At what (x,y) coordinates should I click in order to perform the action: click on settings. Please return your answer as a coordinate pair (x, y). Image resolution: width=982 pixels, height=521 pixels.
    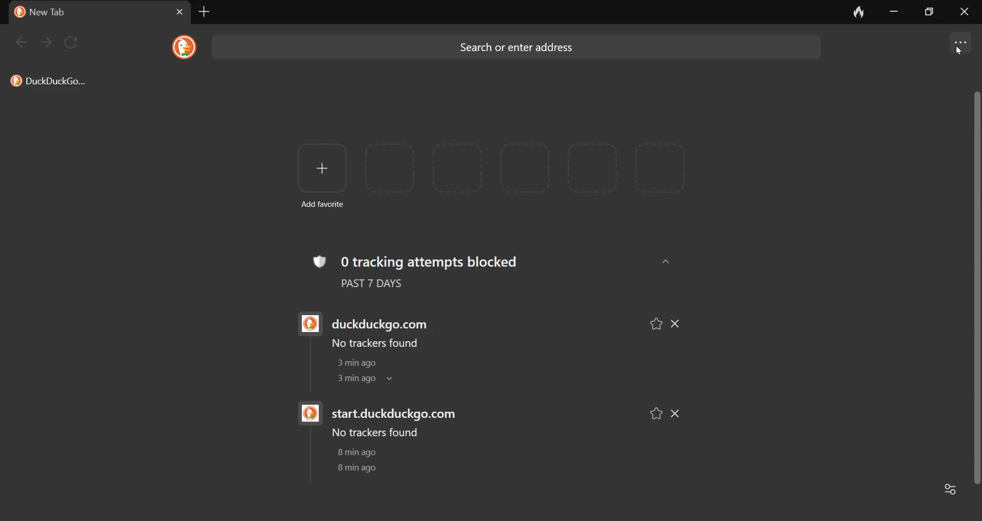
    Looking at the image, I should click on (951, 491).